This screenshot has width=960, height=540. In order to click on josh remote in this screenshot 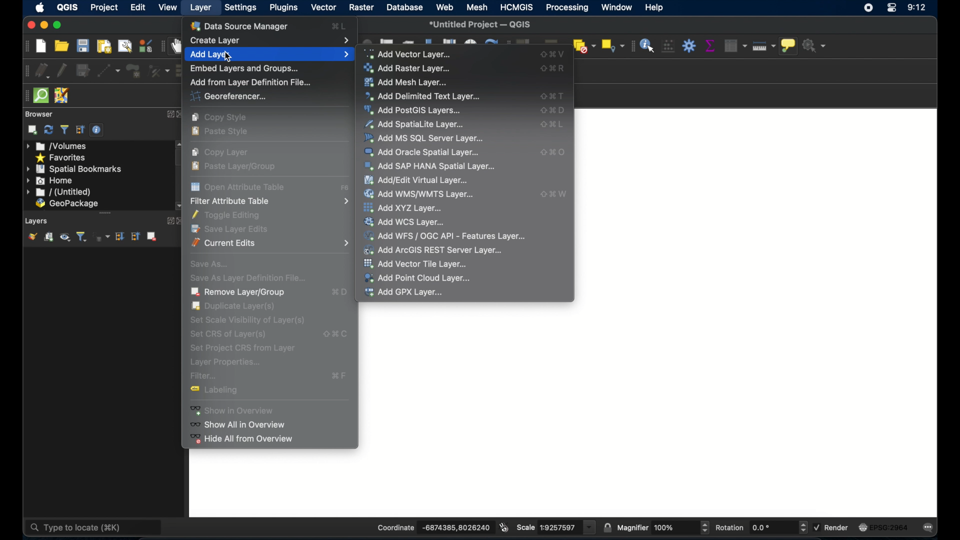, I will do `click(62, 94)`.